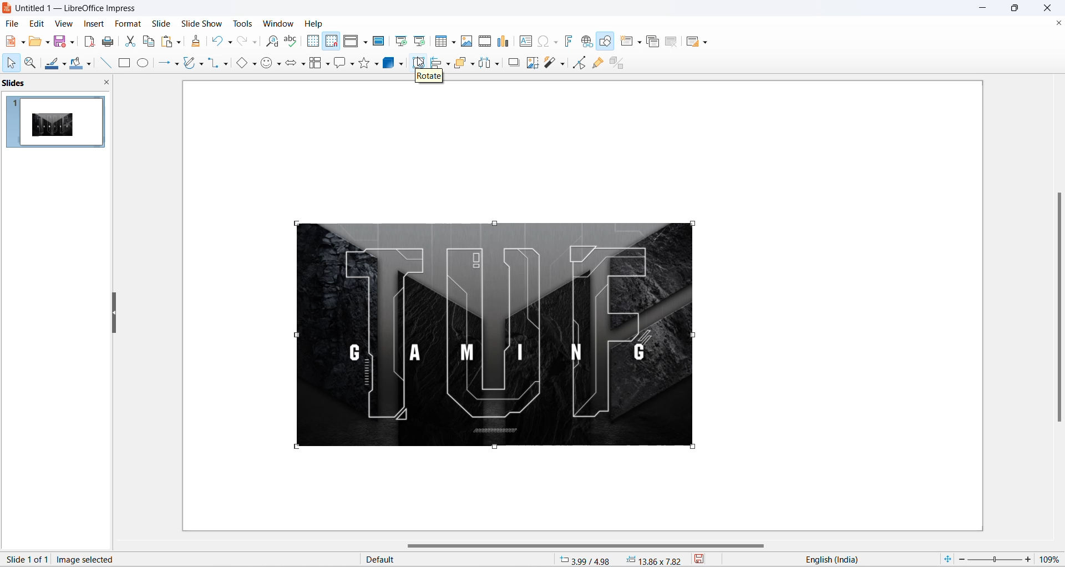 This screenshot has width=1065, height=567. What do you see at coordinates (960, 560) in the screenshot?
I see `zoom decrease` at bounding box center [960, 560].